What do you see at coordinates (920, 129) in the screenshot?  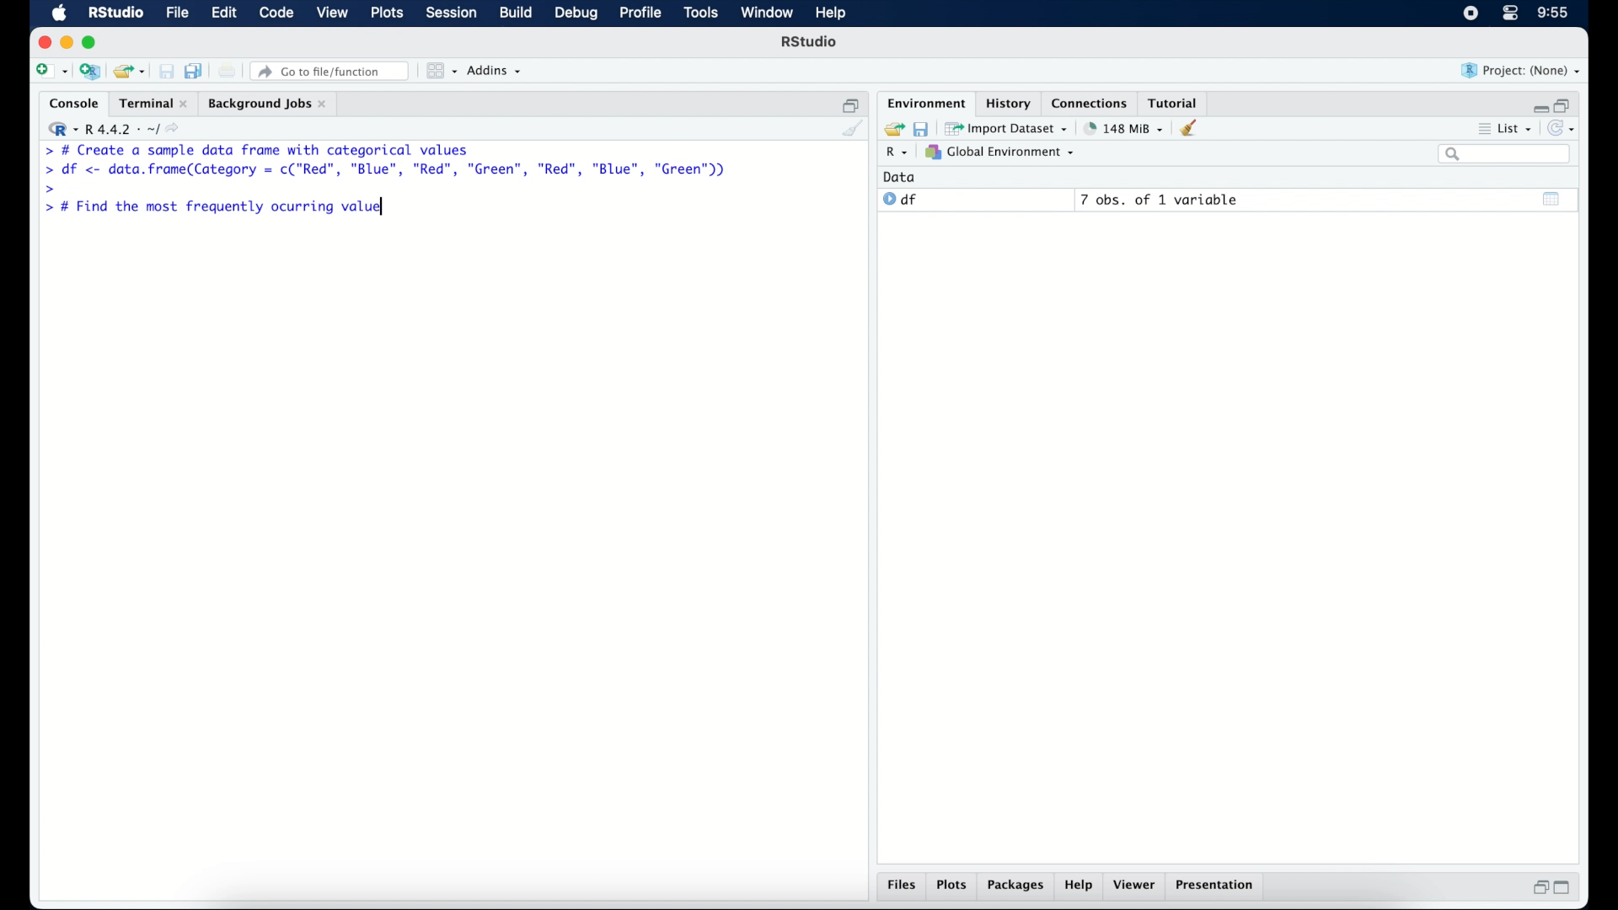 I see `save` at bounding box center [920, 129].